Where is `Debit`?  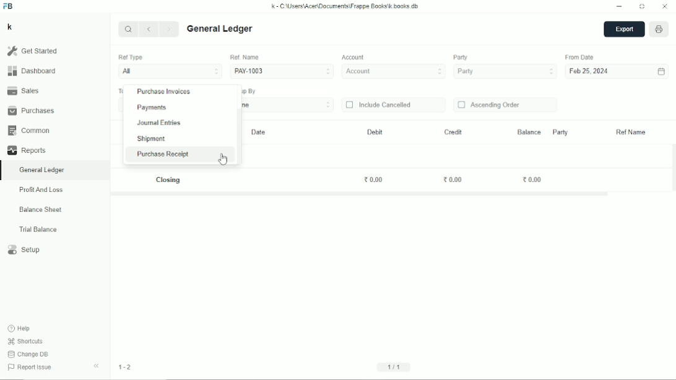 Debit is located at coordinates (375, 132).